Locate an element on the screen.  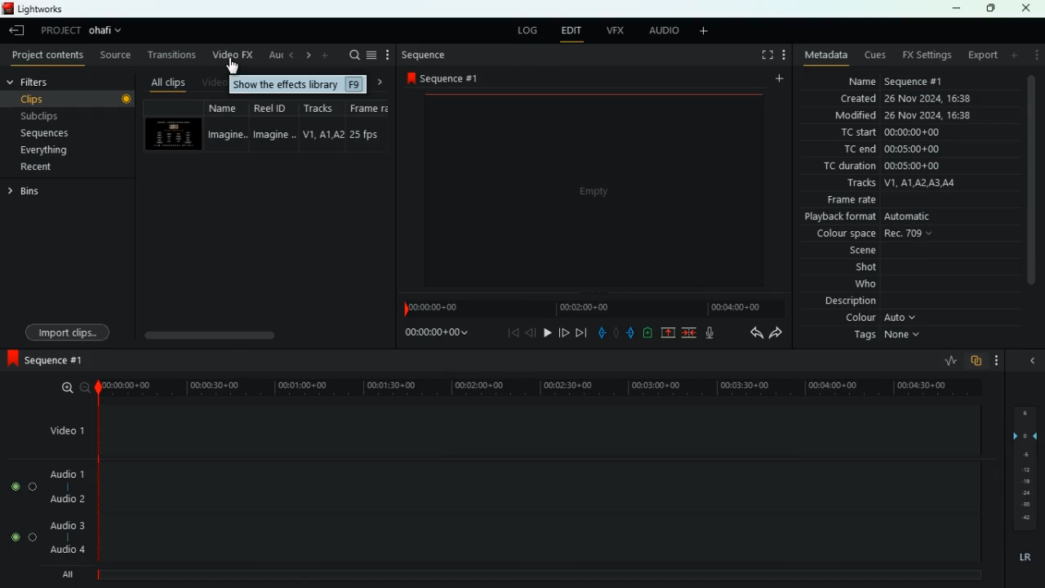
transitions is located at coordinates (171, 55).